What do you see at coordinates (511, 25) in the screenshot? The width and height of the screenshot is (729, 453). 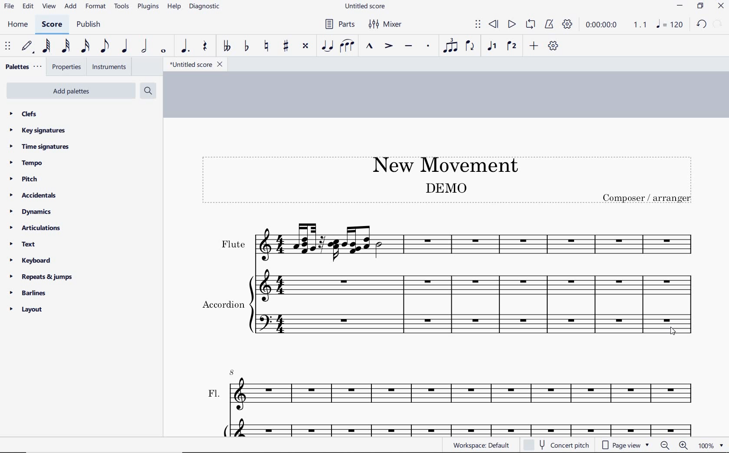 I see `play` at bounding box center [511, 25].